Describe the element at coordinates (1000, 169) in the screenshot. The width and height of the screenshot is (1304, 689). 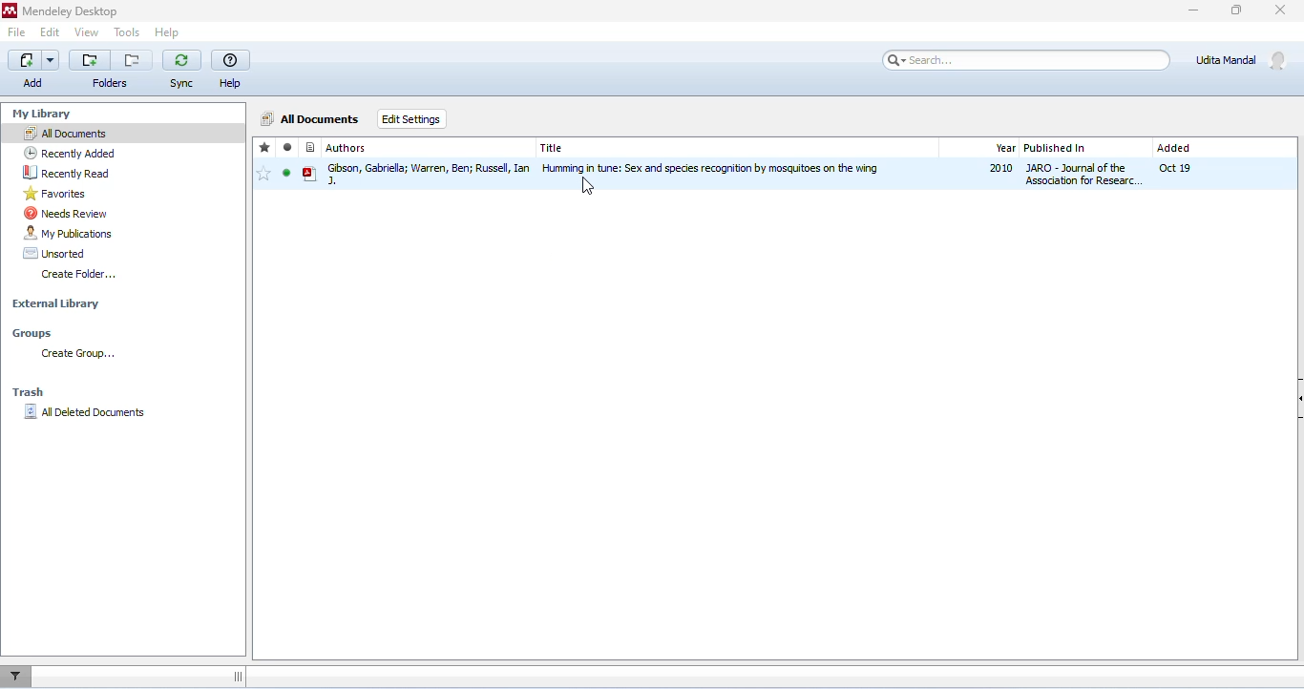
I see `2010` at that location.